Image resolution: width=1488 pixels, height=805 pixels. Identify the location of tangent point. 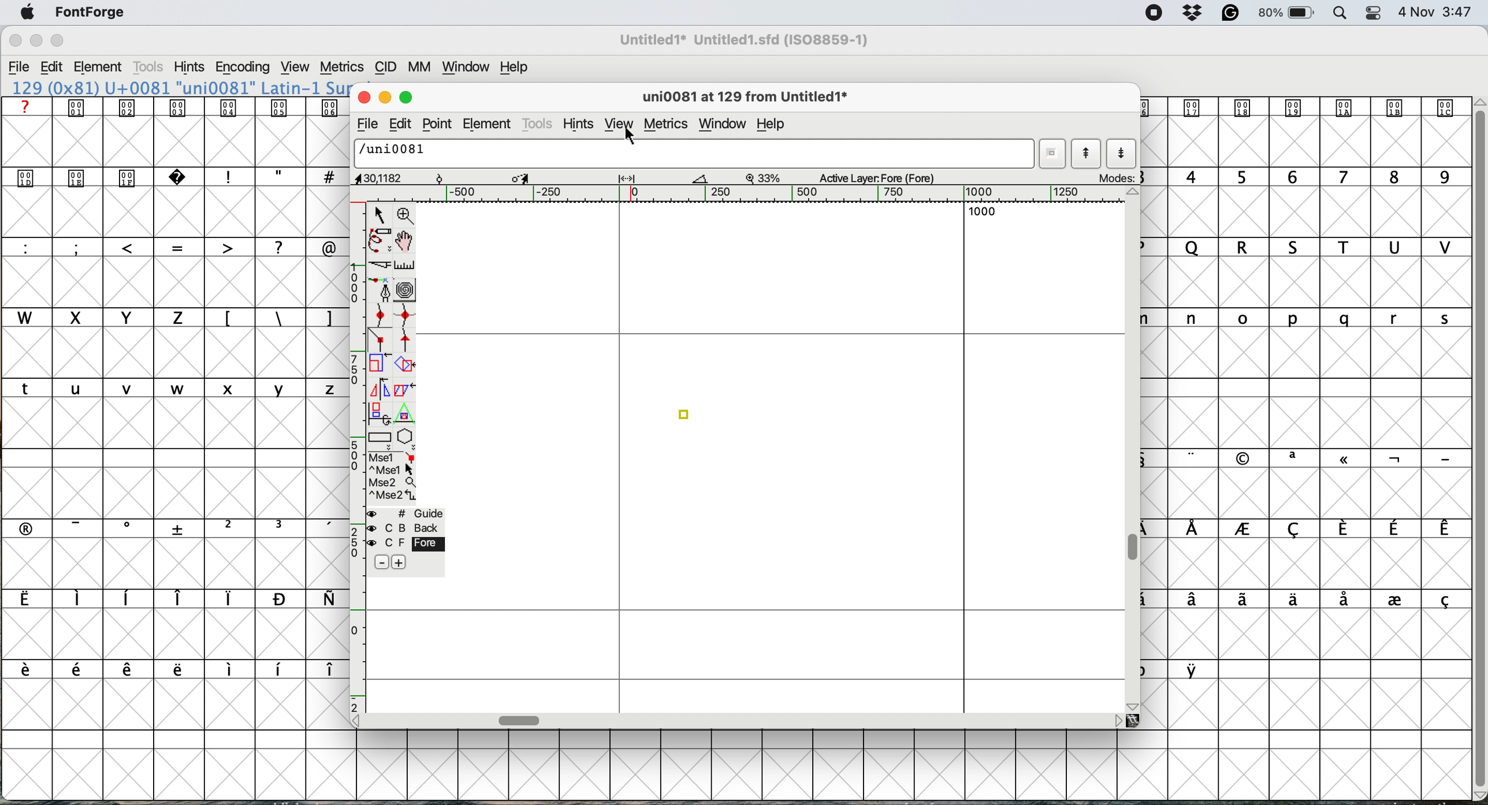
(407, 343).